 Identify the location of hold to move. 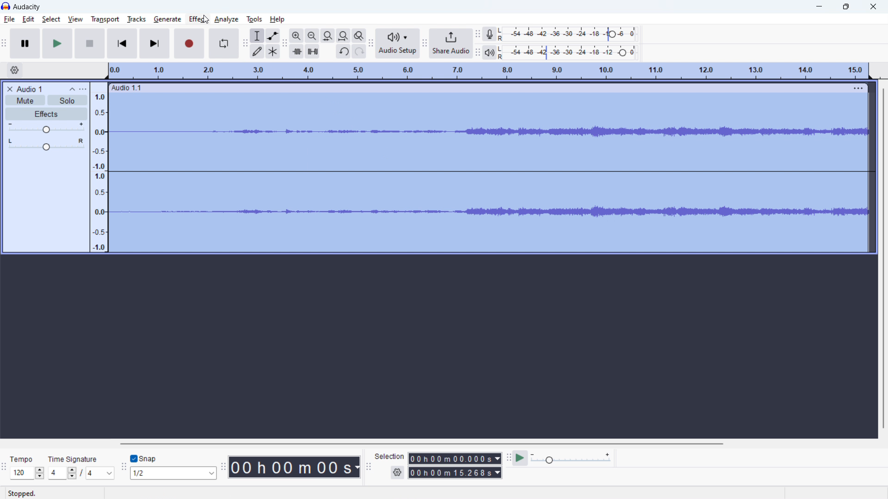
(479, 88).